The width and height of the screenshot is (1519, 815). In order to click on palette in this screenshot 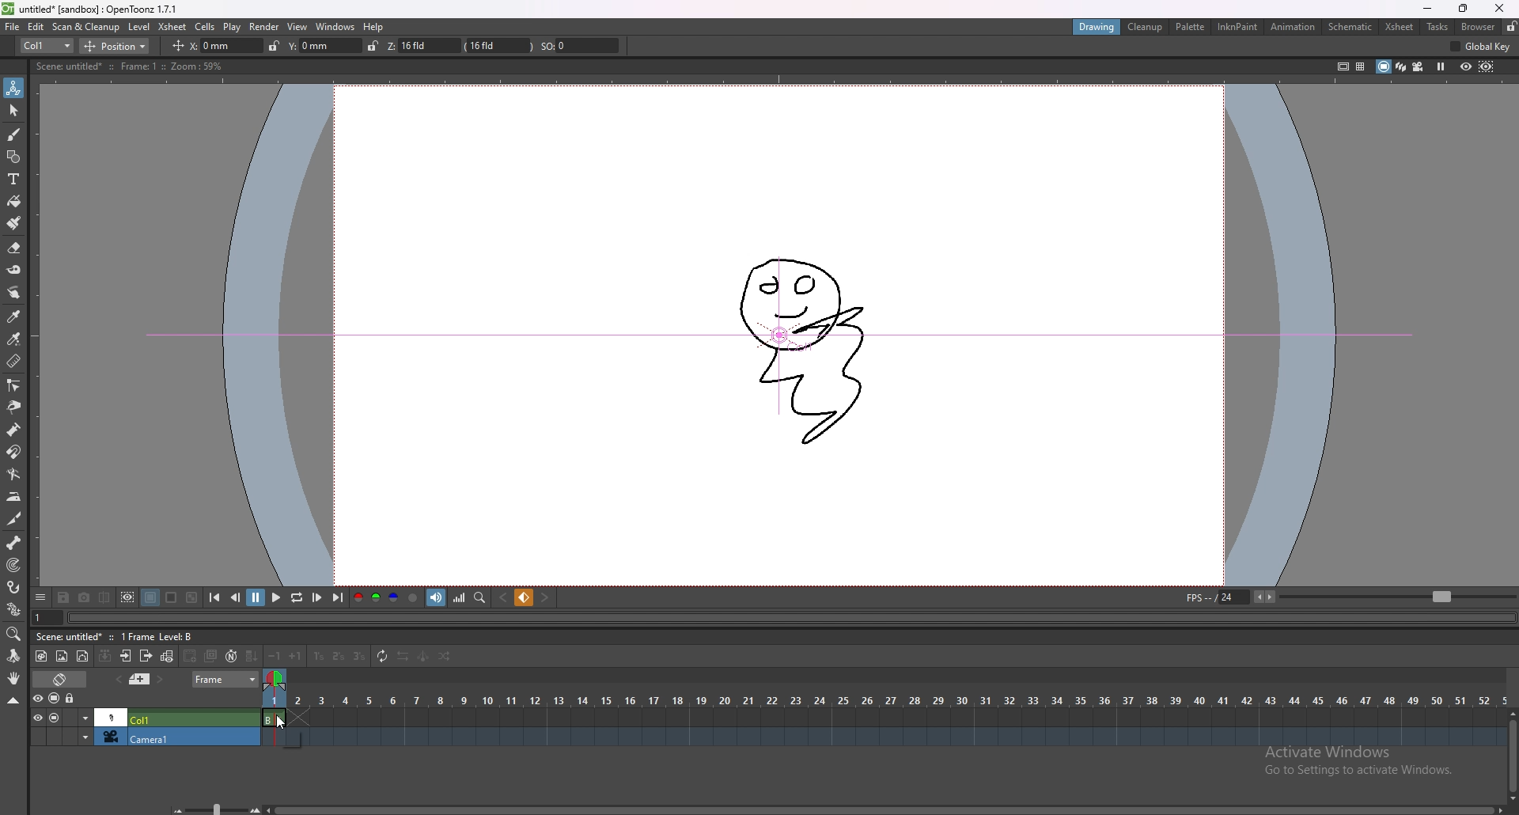, I will do `click(1191, 26)`.